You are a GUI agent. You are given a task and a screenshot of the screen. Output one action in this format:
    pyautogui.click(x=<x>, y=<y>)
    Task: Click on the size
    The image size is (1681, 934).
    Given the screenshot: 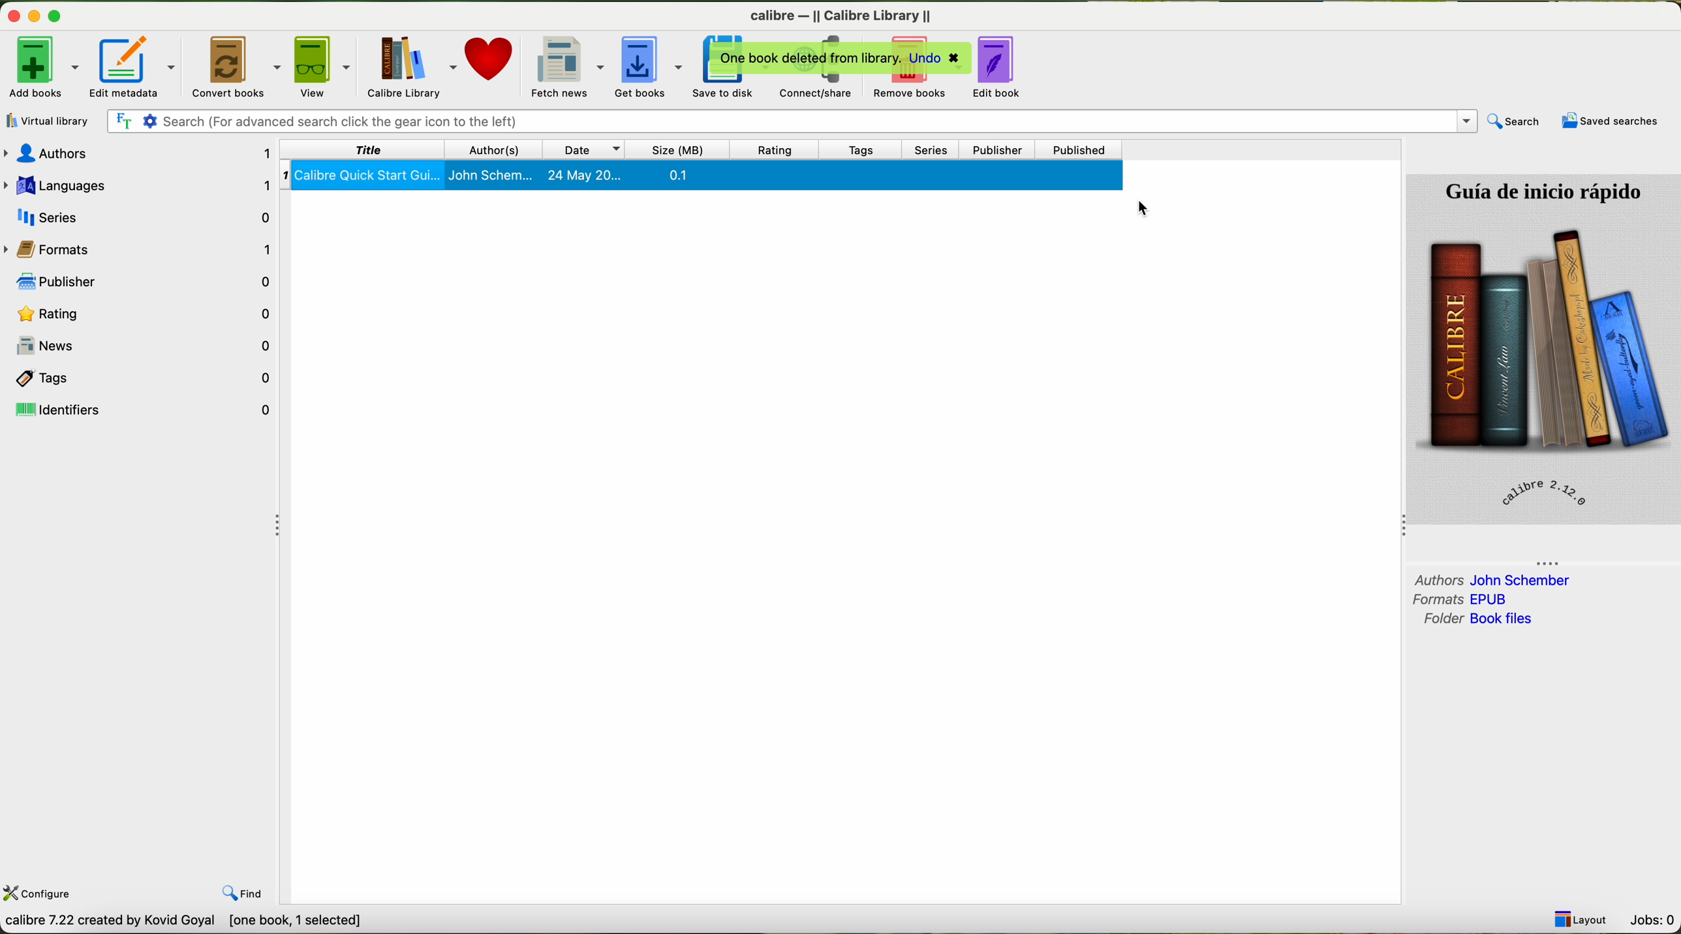 What is the action you would take?
    pyautogui.click(x=681, y=149)
    